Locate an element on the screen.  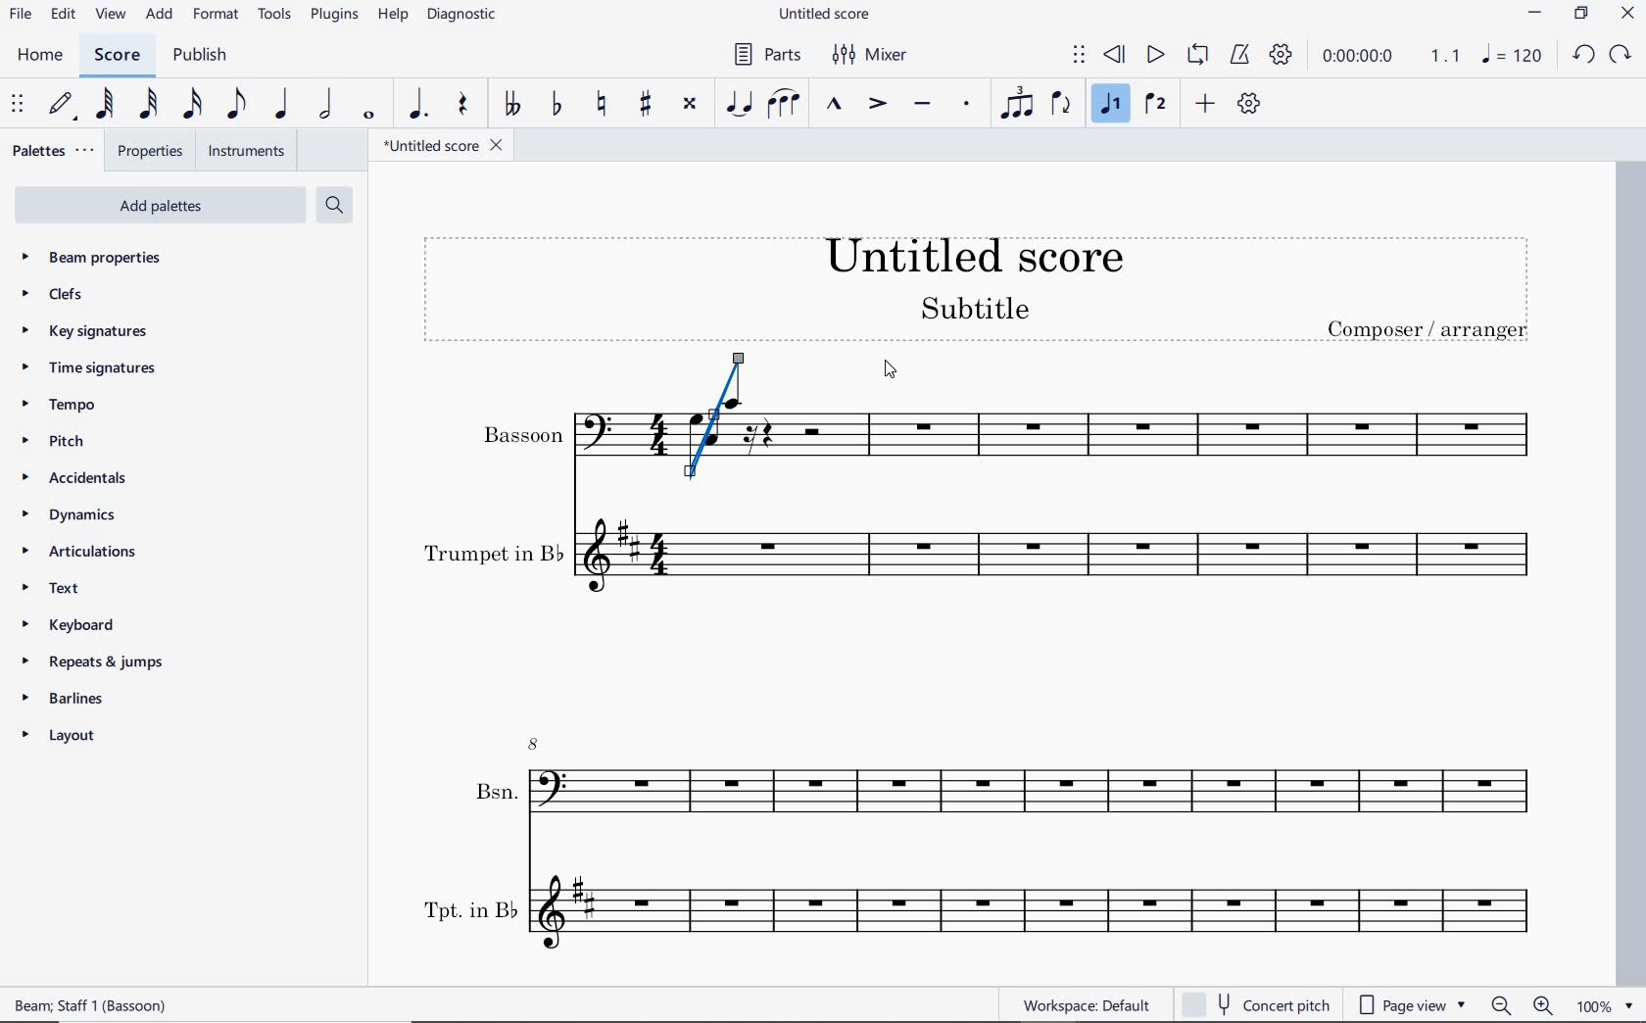
plugins is located at coordinates (337, 15).